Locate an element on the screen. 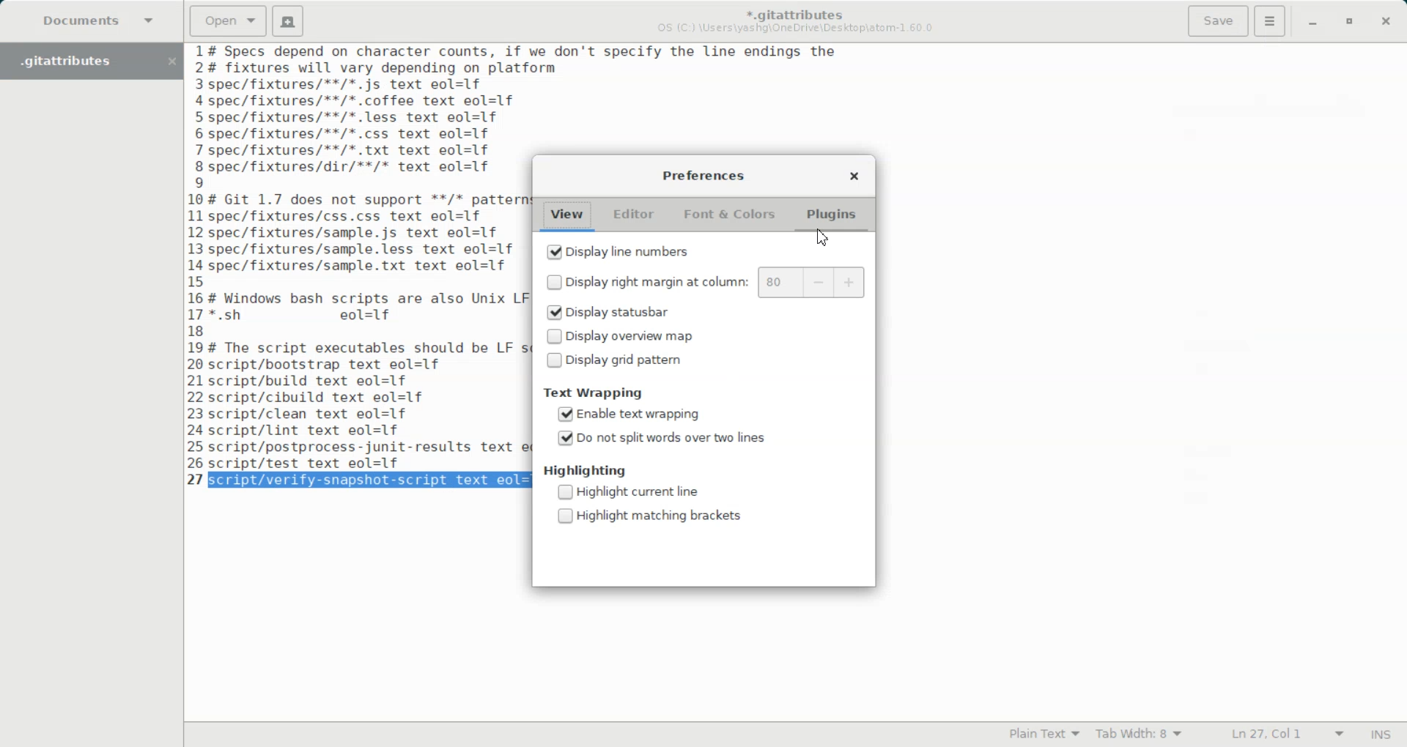  View (selected) is located at coordinates (567, 216).